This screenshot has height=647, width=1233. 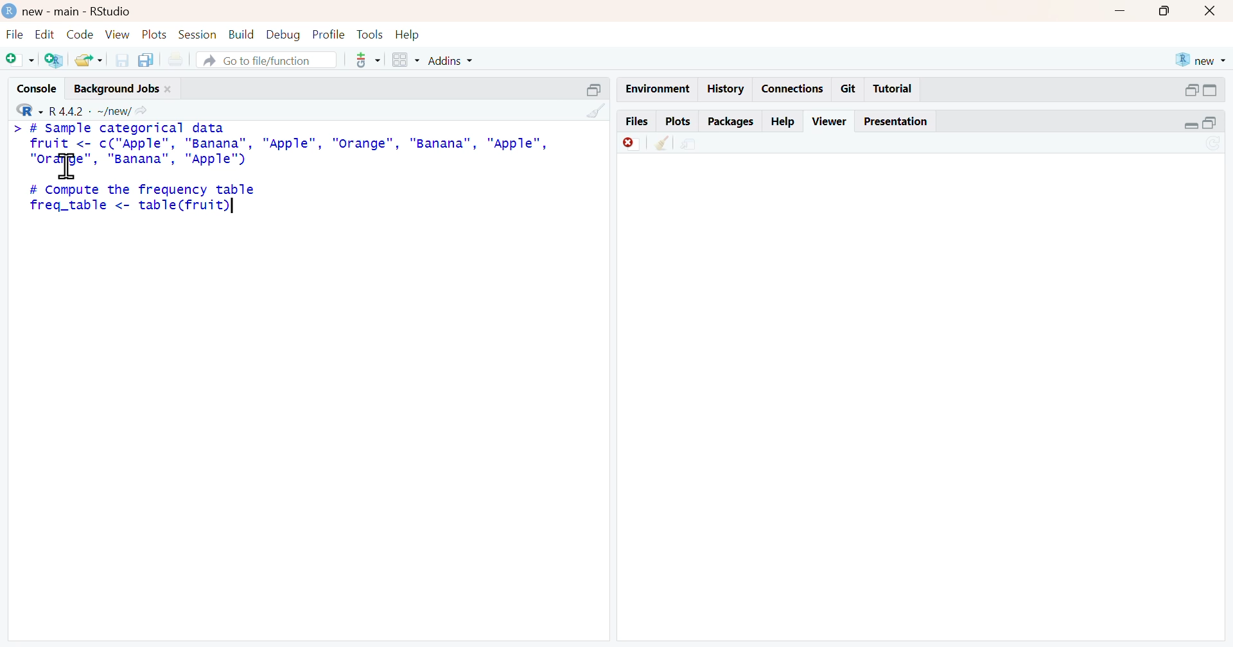 What do you see at coordinates (900, 123) in the screenshot?
I see `presentation` at bounding box center [900, 123].